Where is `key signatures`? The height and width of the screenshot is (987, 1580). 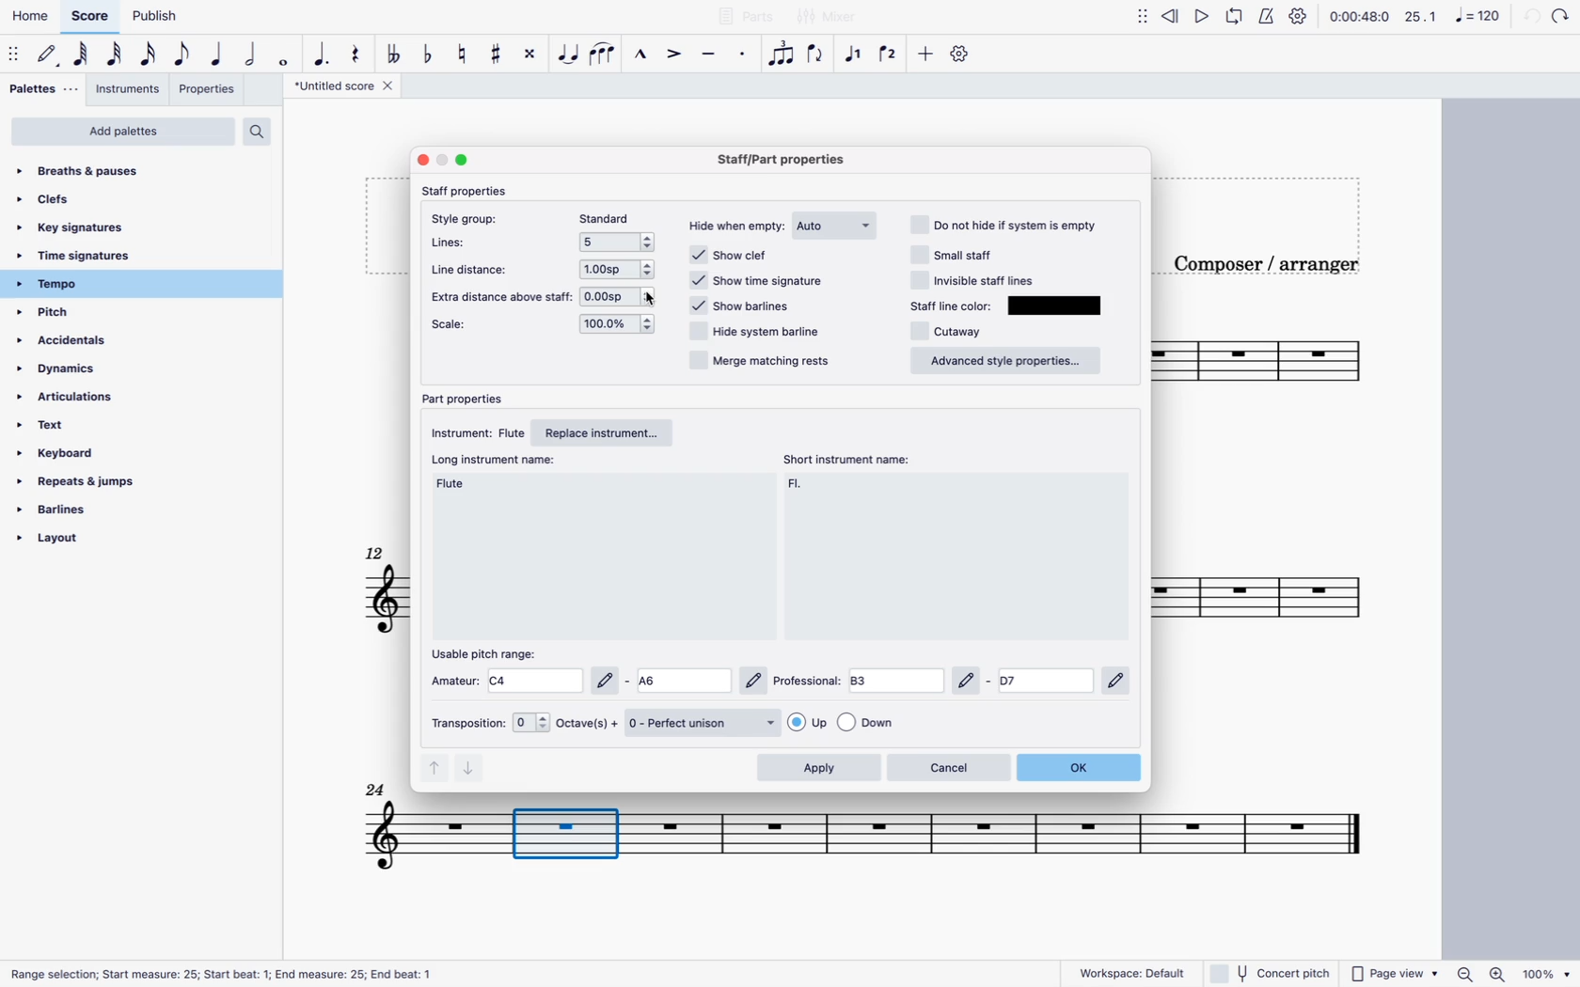 key signatures is located at coordinates (97, 230).